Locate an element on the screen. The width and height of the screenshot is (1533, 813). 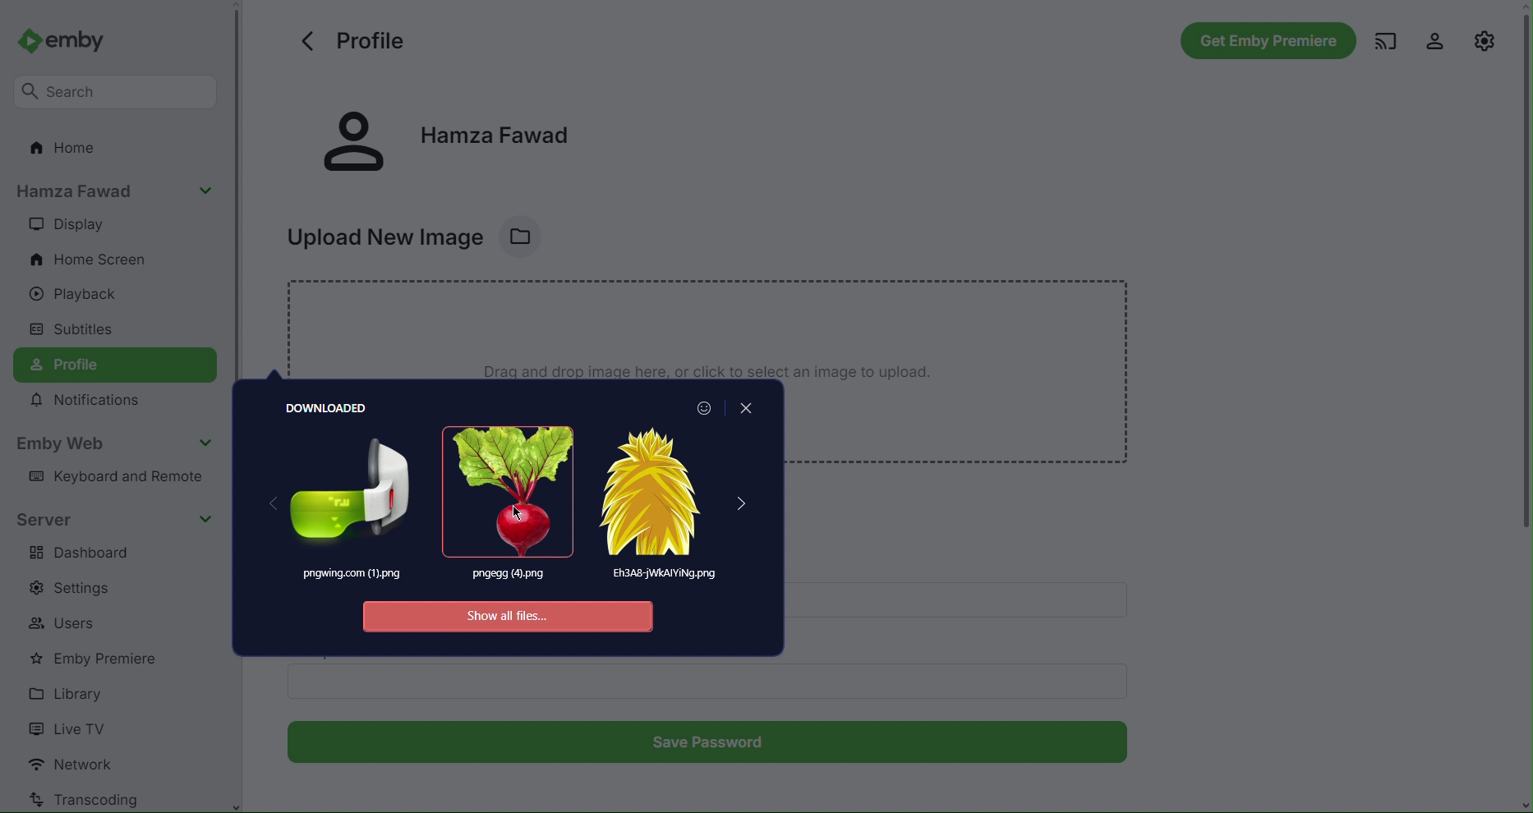
Emby is located at coordinates (69, 38).